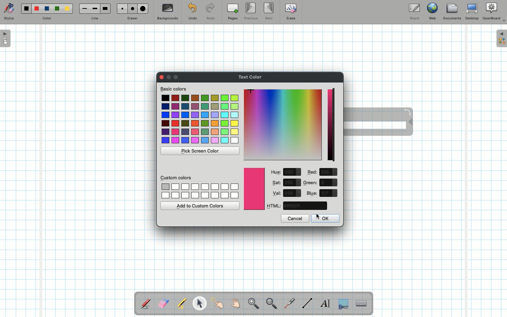 This screenshot has width=507, height=317. Describe the element at coordinates (311, 183) in the screenshot. I see `Green` at that location.